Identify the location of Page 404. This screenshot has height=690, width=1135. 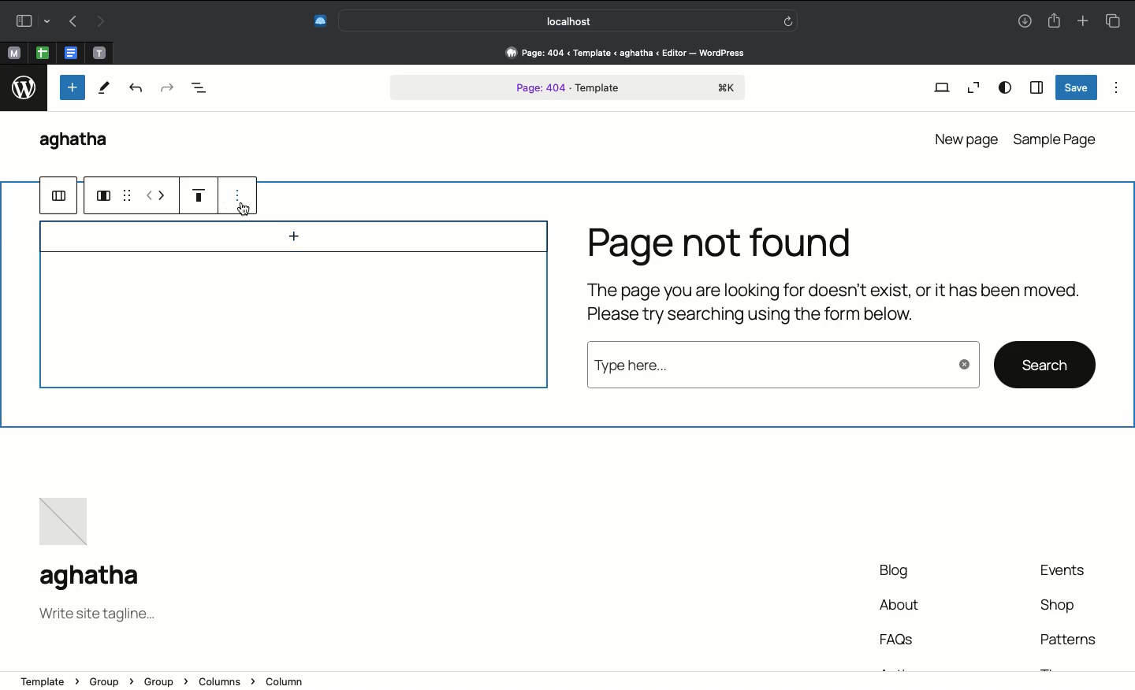
(568, 89).